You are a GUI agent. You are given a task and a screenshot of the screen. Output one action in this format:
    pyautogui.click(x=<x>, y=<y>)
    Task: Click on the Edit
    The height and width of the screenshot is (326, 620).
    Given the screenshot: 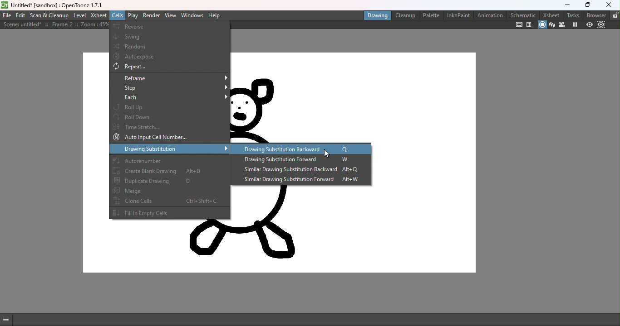 What is the action you would take?
    pyautogui.click(x=20, y=16)
    